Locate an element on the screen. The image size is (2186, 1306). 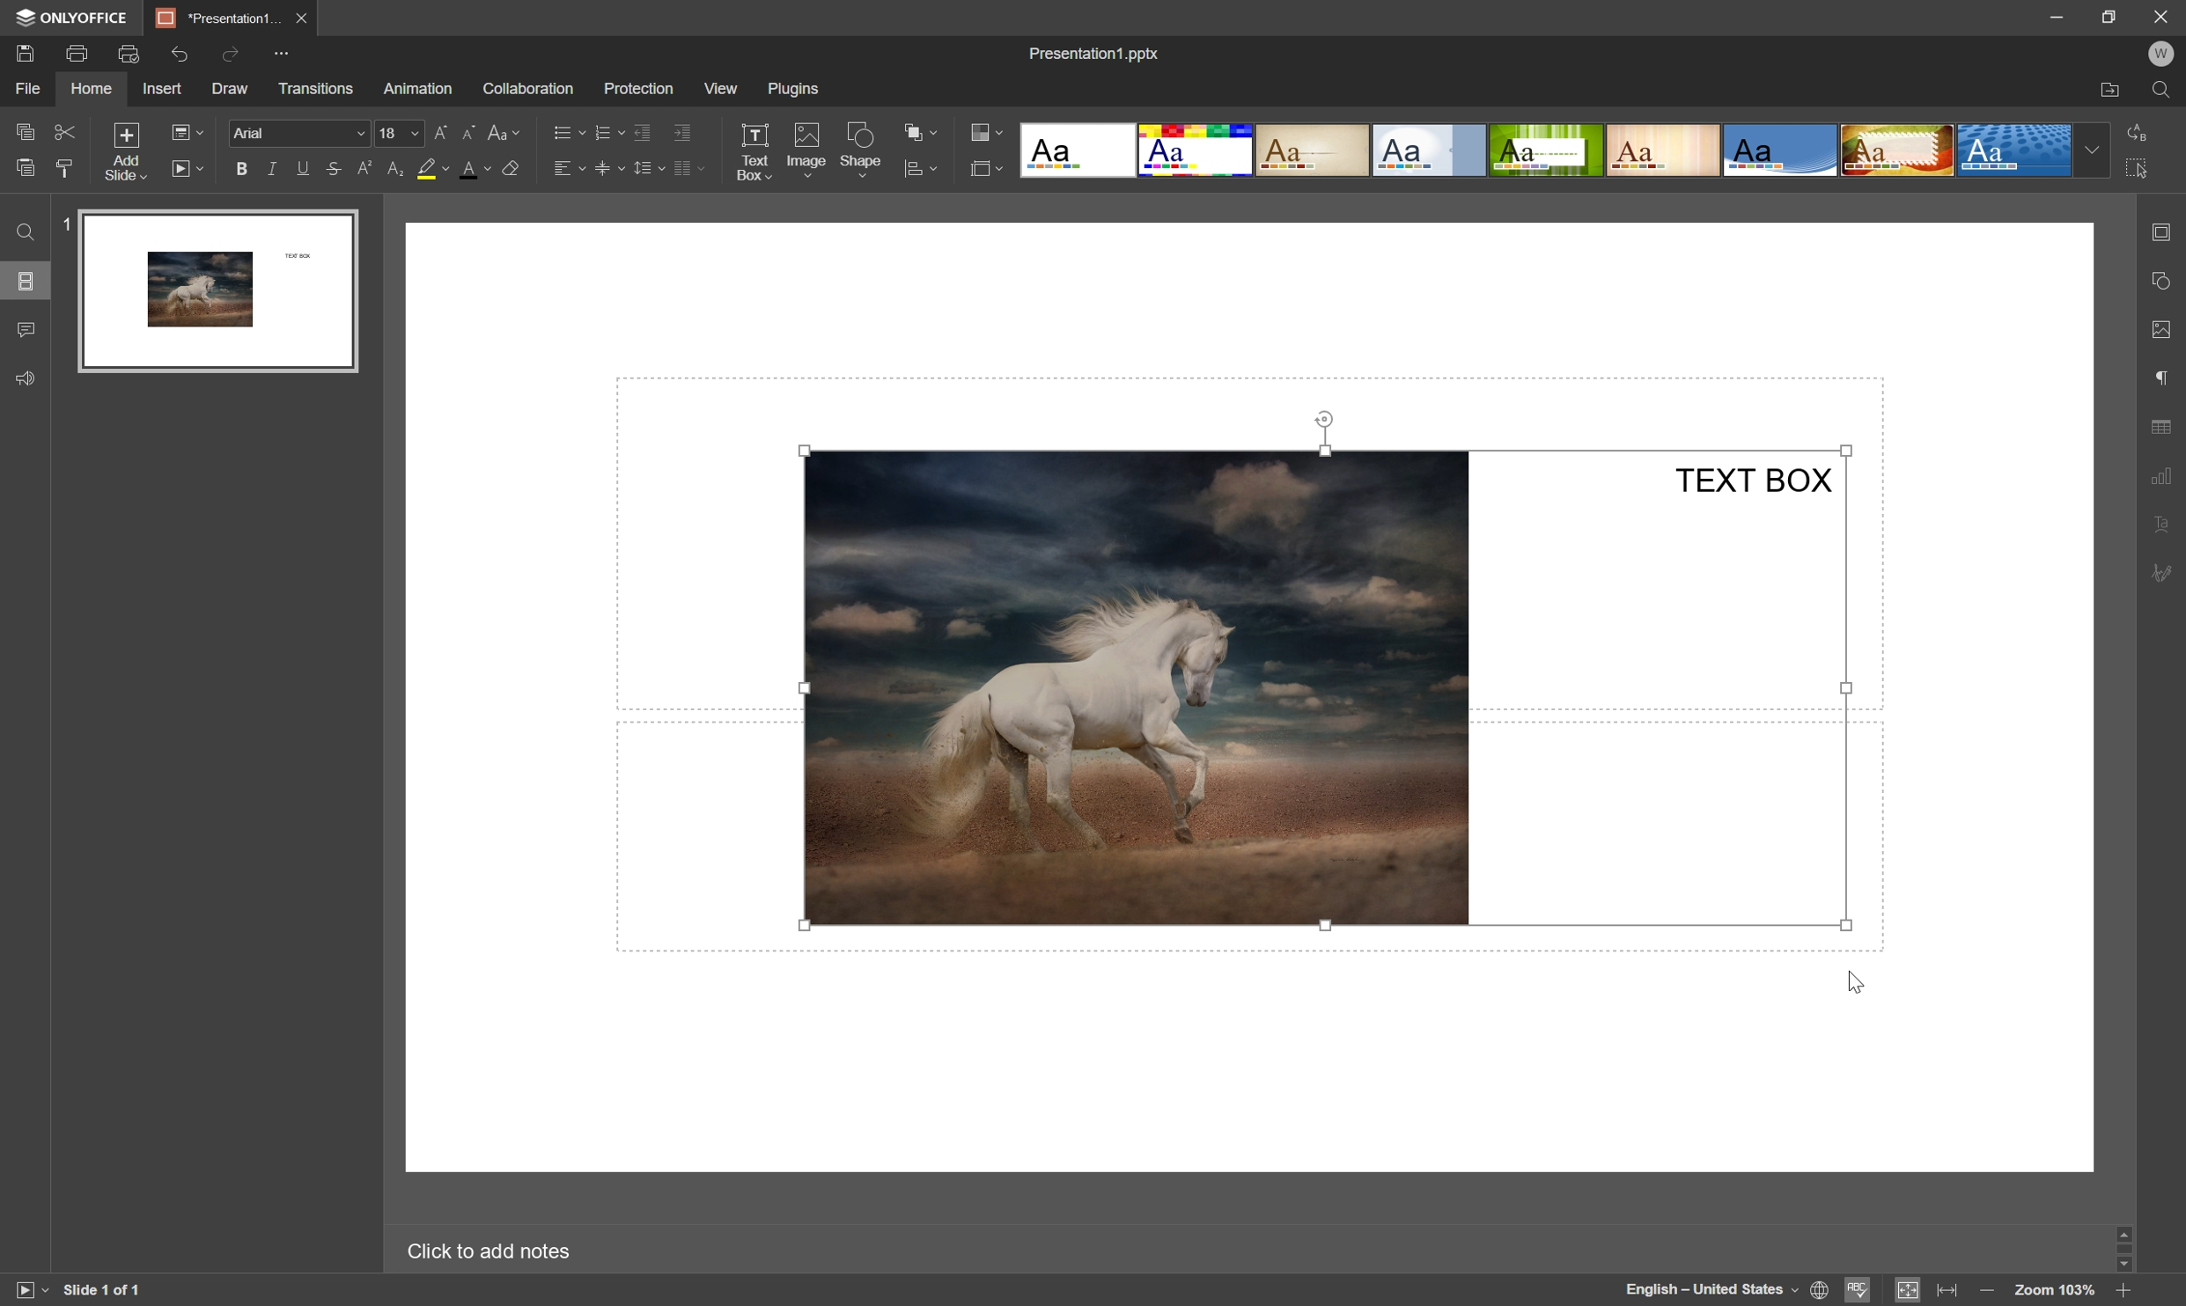
copy is located at coordinates (25, 130).